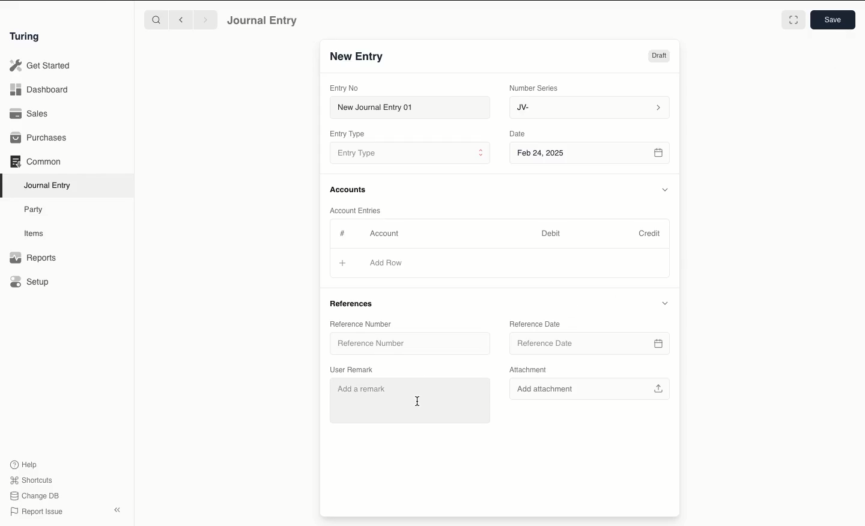  Describe the element at coordinates (356, 304) in the screenshot. I see `References` at that location.